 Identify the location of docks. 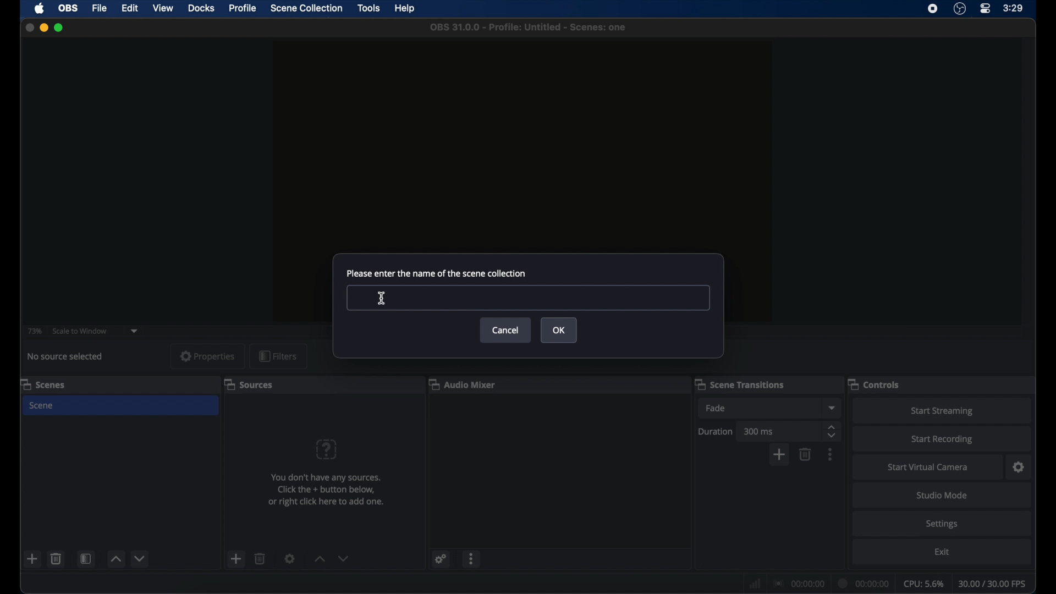
(201, 8).